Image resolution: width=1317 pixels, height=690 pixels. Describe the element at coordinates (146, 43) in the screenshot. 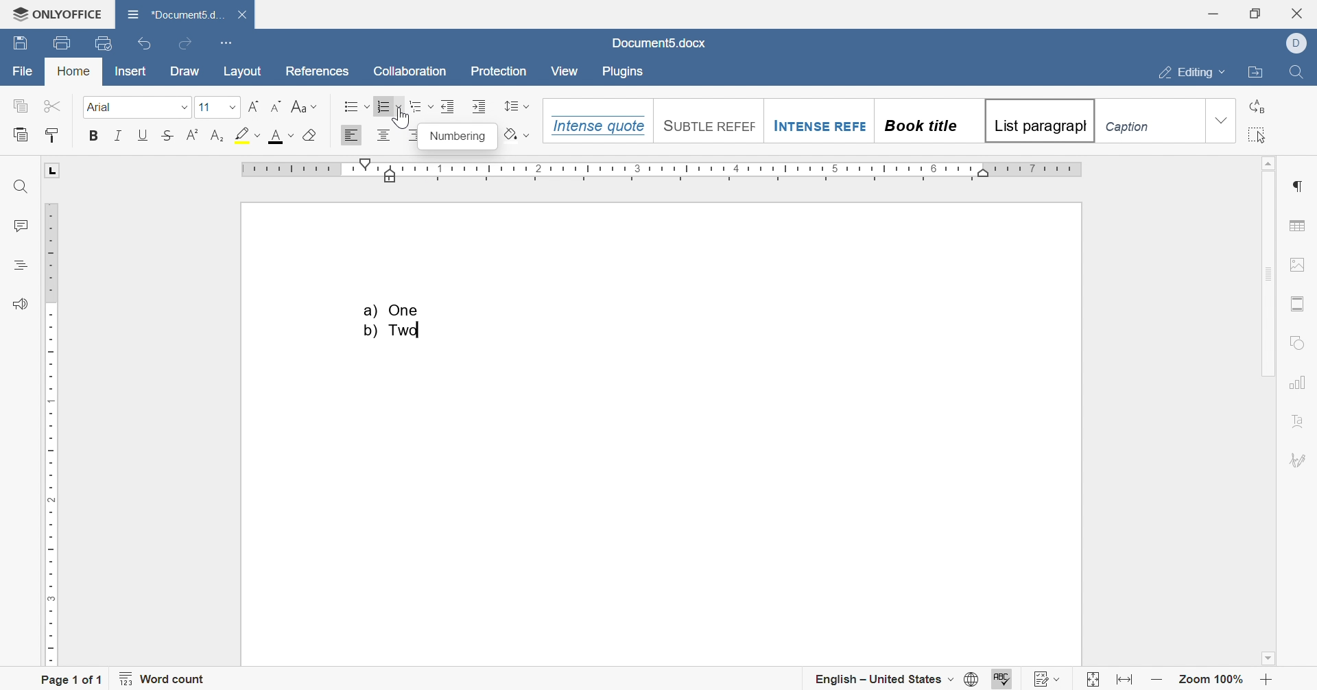

I see `undo` at that location.